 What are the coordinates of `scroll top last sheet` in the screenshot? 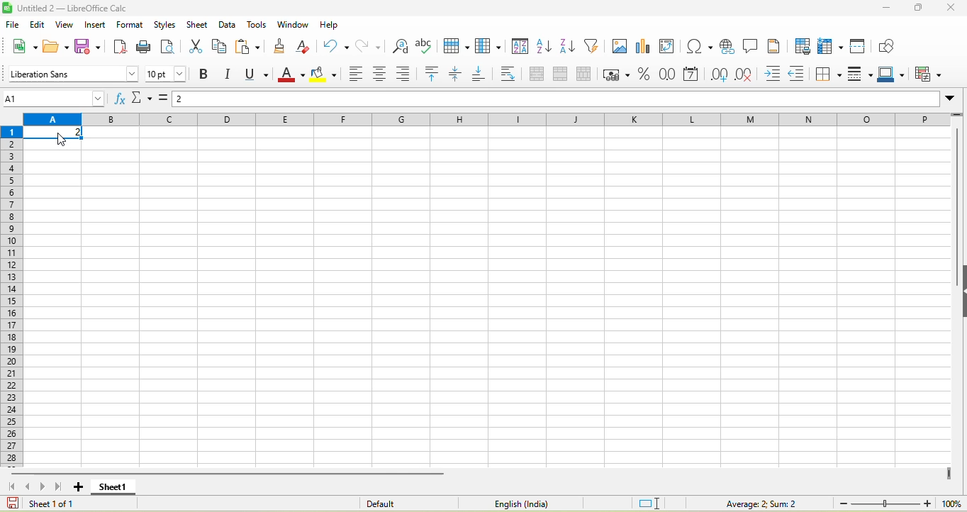 It's located at (61, 486).